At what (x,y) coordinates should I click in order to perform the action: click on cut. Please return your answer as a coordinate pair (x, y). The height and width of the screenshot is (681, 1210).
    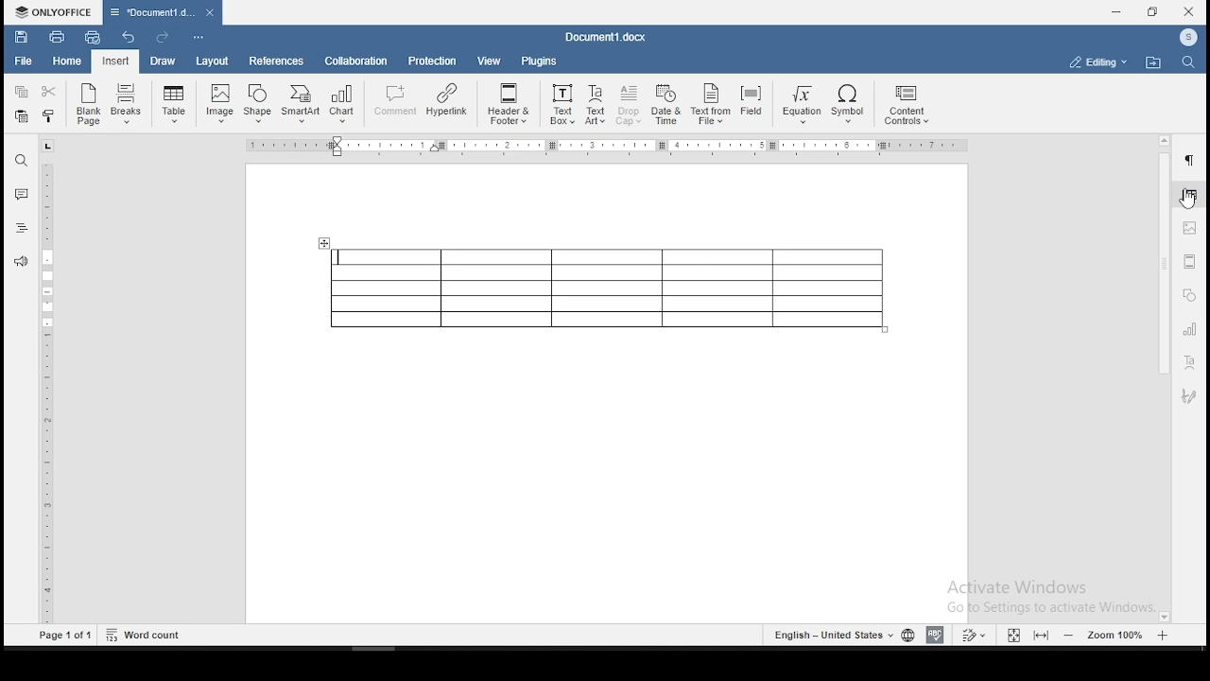
    Looking at the image, I should click on (53, 91).